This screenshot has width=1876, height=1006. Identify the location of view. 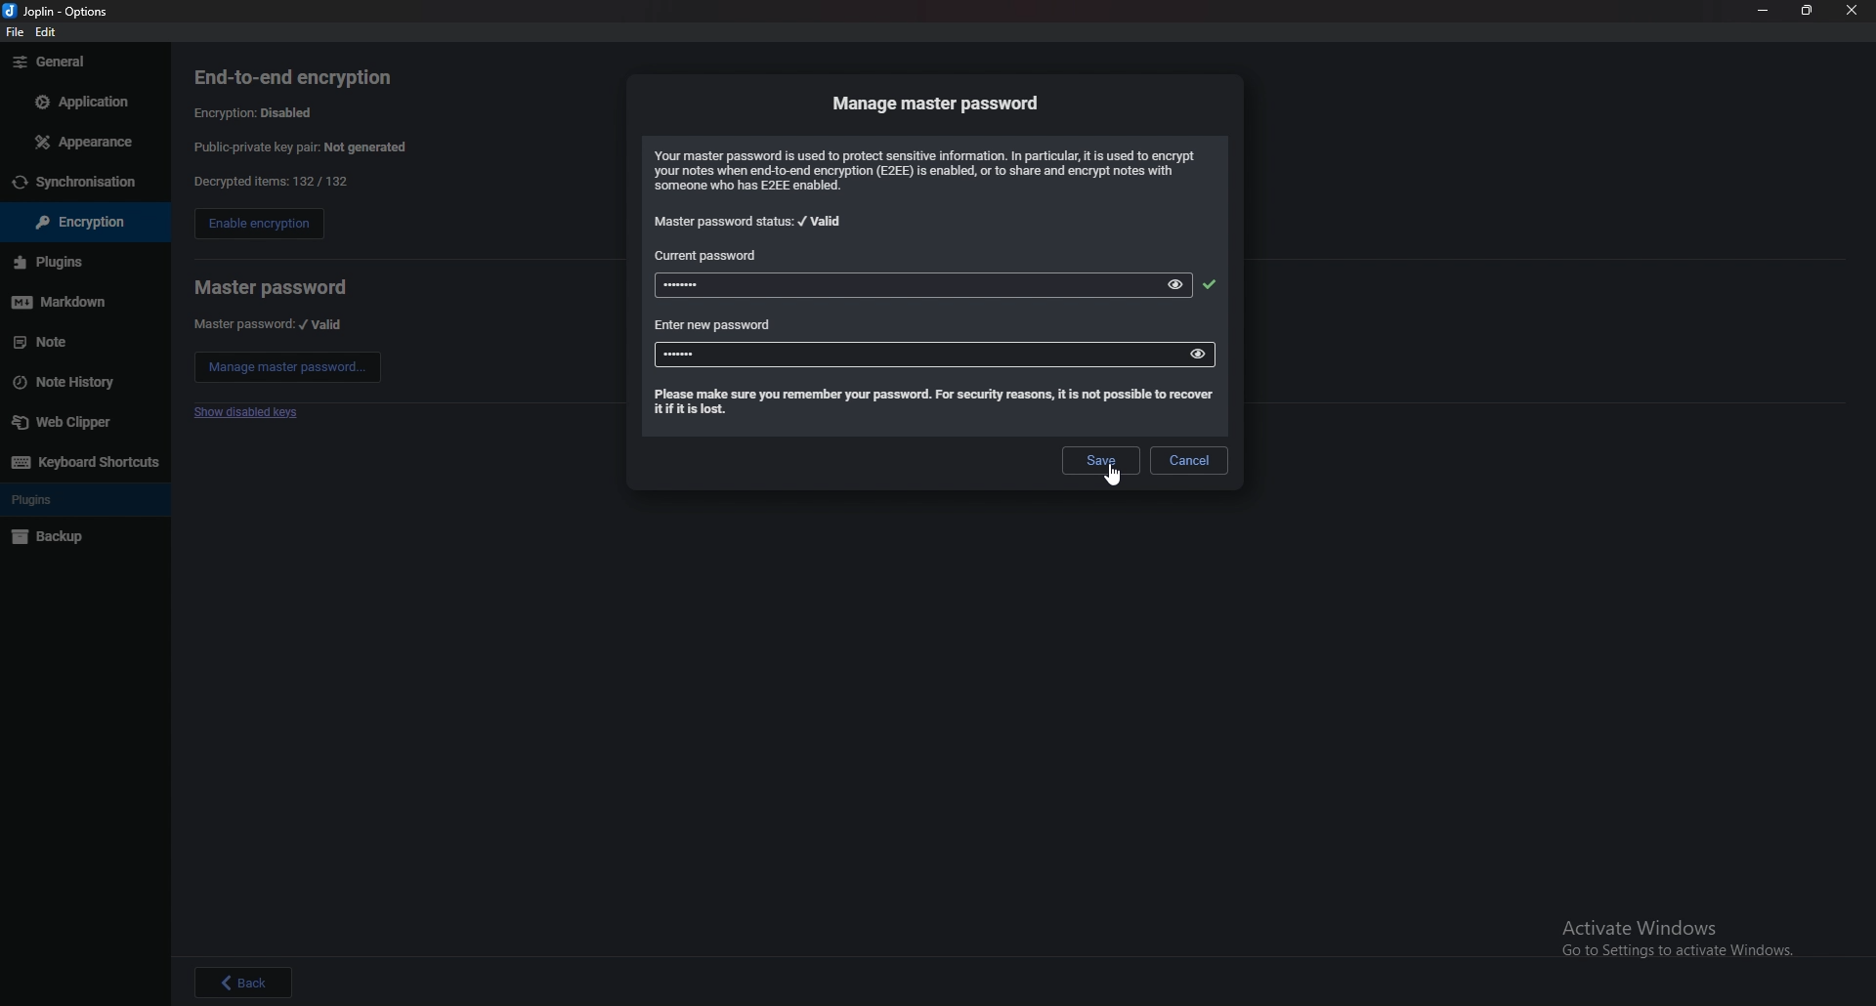
(1198, 353).